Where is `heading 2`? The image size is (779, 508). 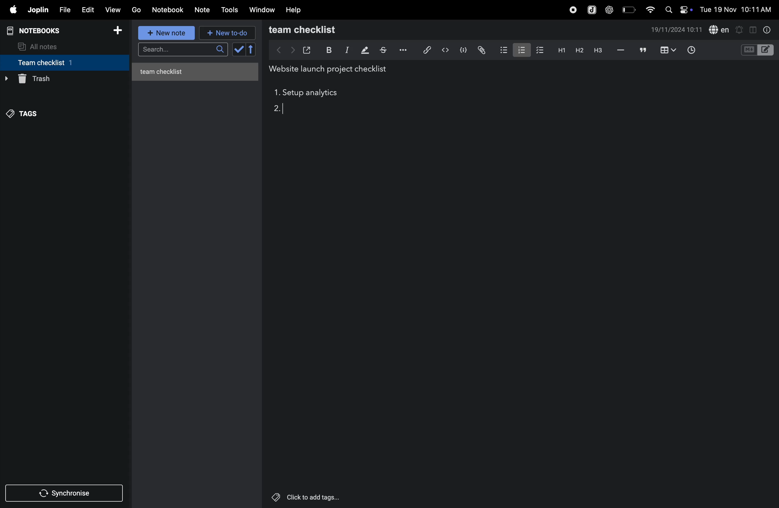 heading 2 is located at coordinates (560, 50).